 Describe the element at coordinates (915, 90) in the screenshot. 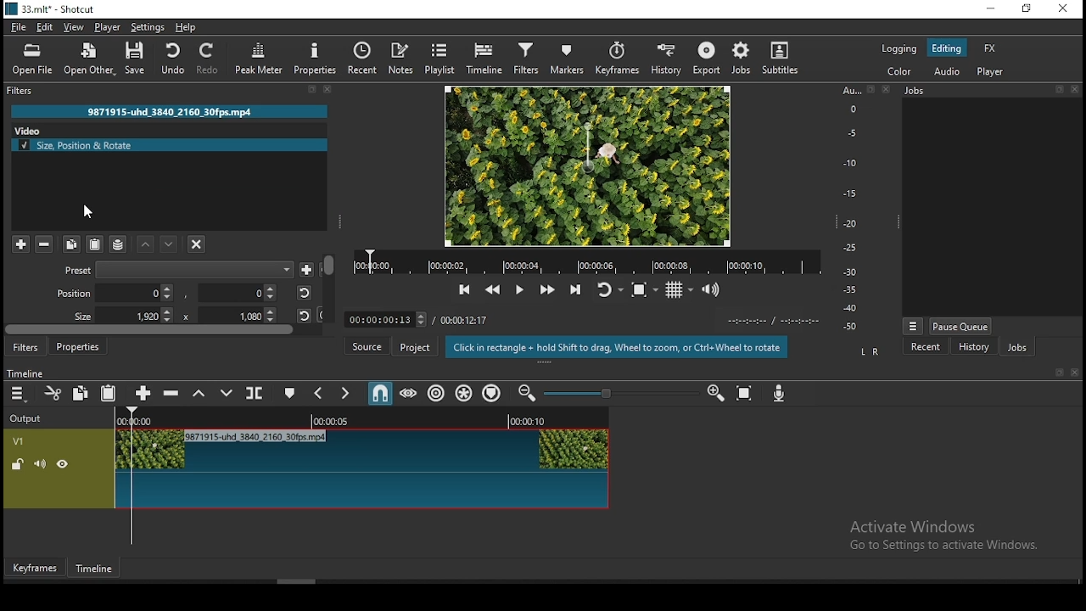

I see `` at that location.